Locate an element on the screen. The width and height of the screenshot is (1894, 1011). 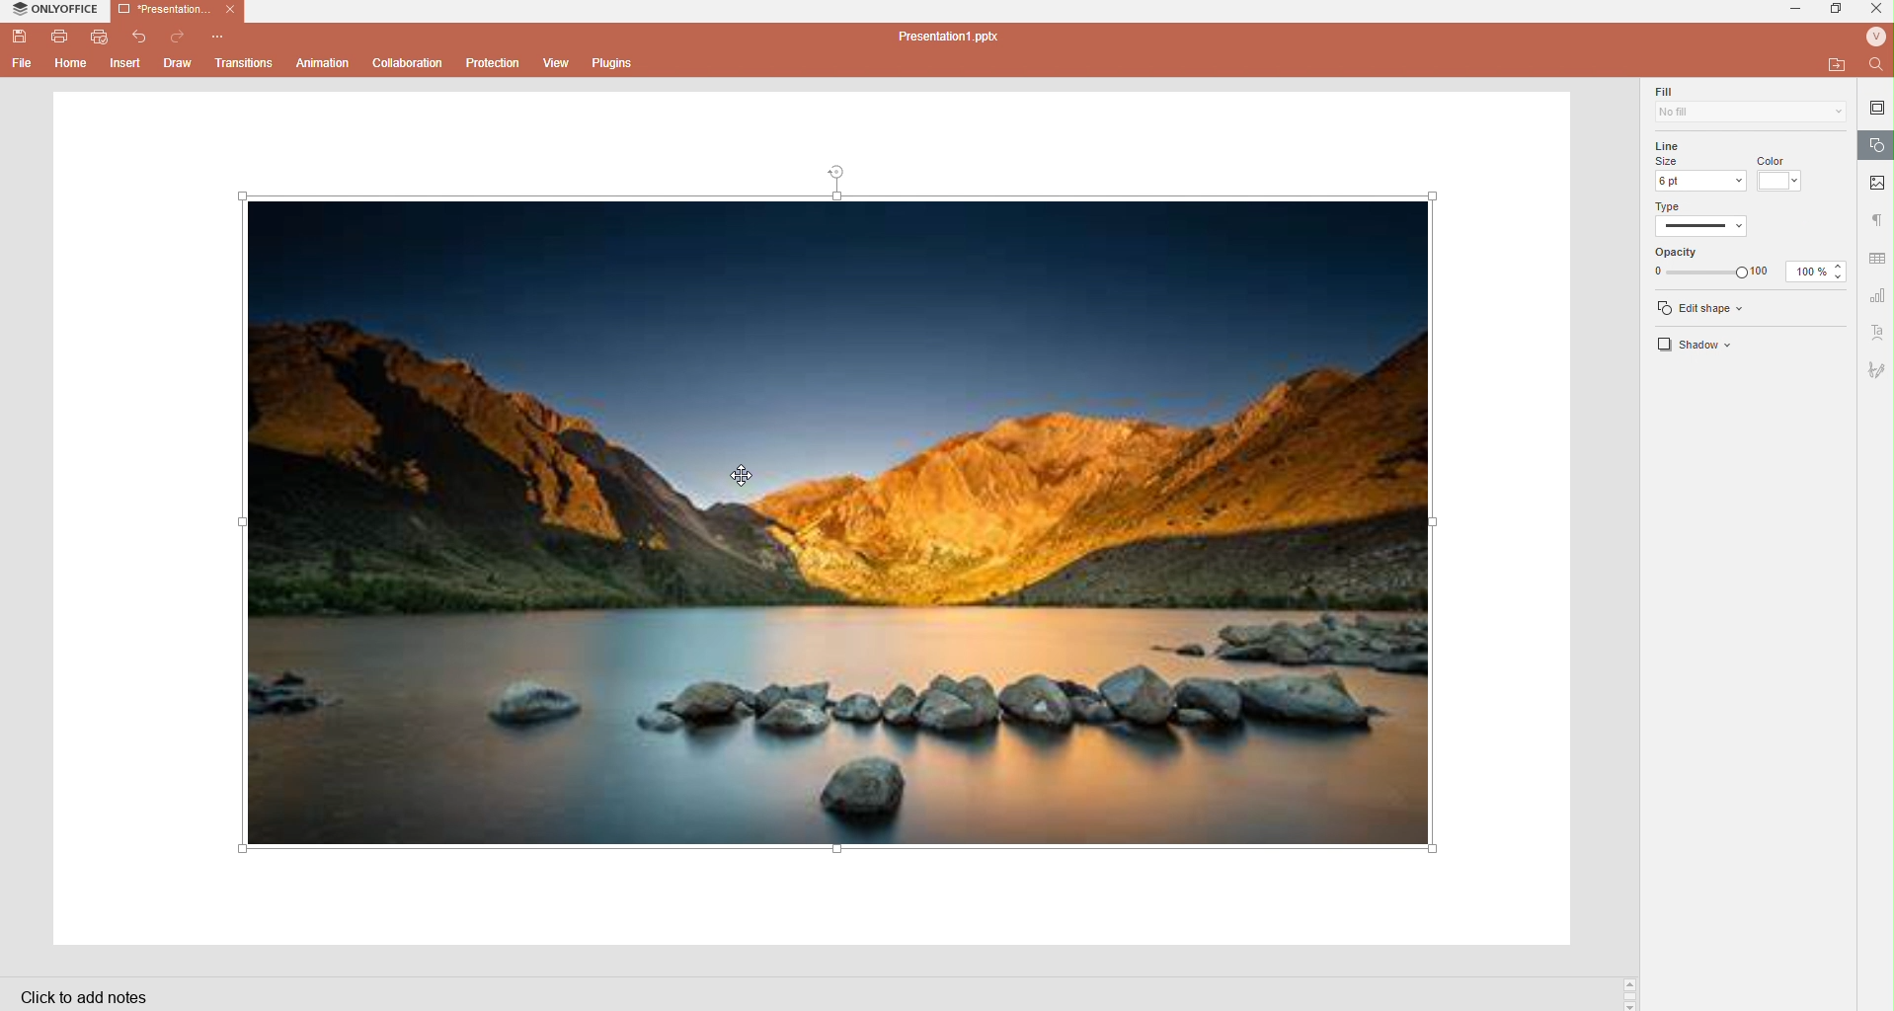
Image is located at coordinates (849, 524).